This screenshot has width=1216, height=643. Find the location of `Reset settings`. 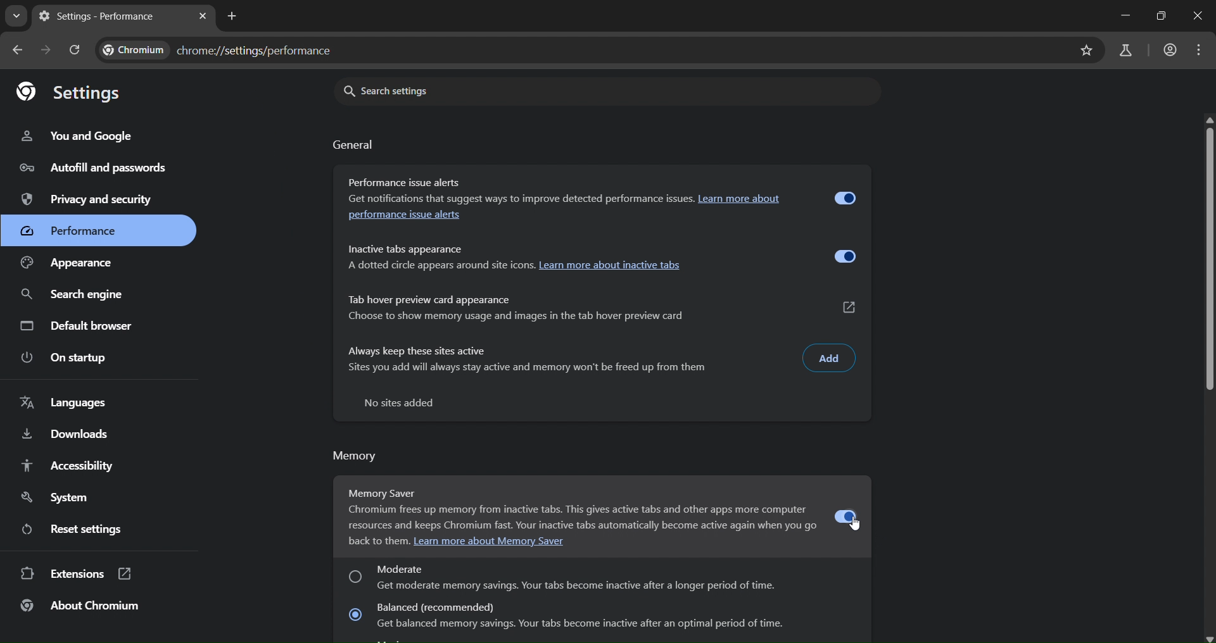

Reset settings is located at coordinates (76, 528).